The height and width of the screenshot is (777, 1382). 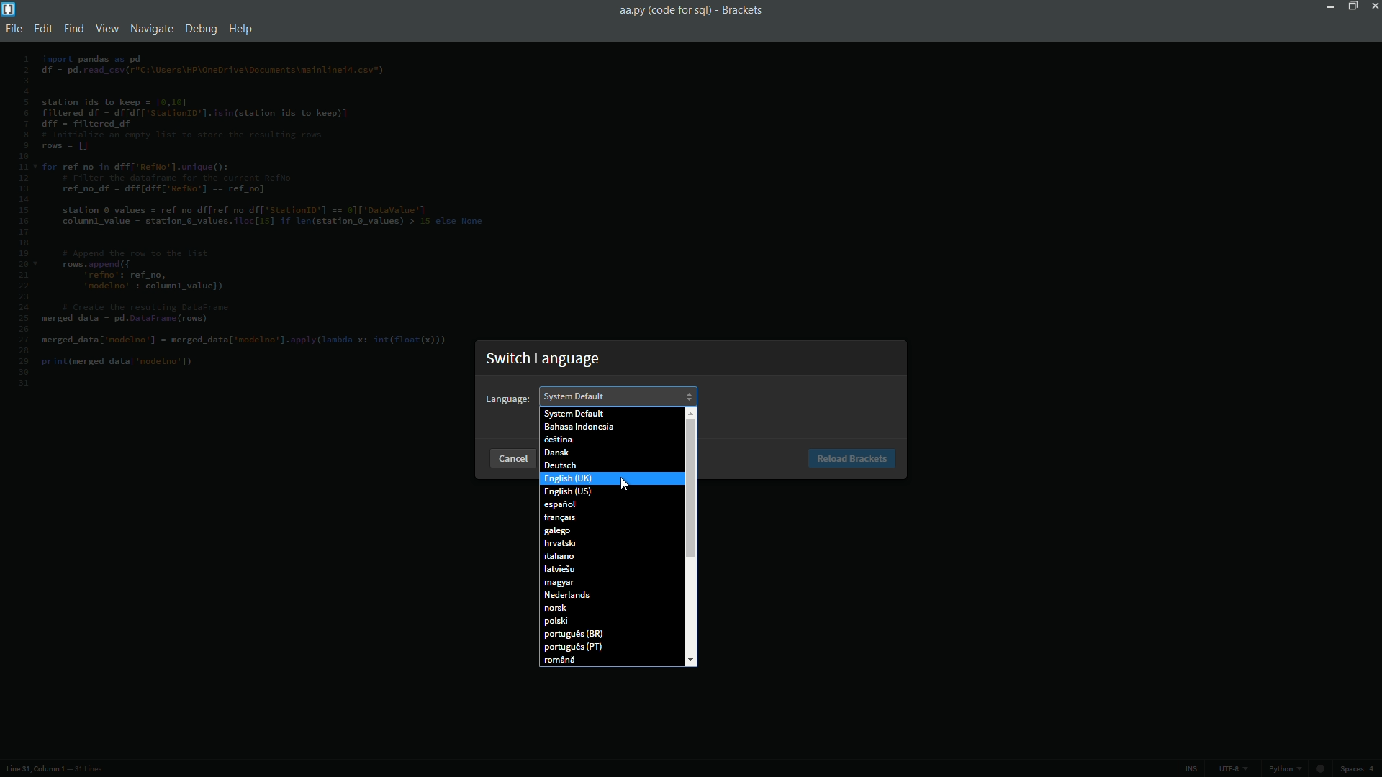 What do you see at coordinates (202, 28) in the screenshot?
I see `debug menu` at bounding box center [202, 28].